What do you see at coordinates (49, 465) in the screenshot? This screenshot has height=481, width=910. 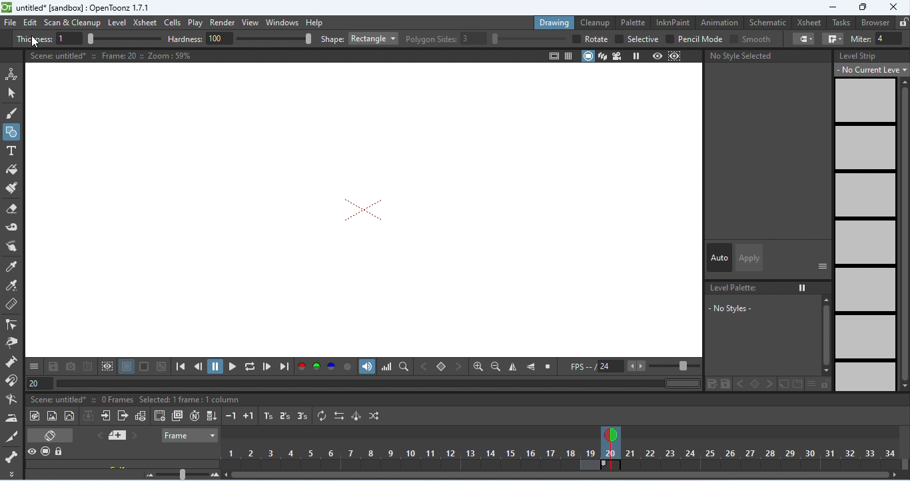 I see `camera stand visibility` at bounding box center [49, 465].